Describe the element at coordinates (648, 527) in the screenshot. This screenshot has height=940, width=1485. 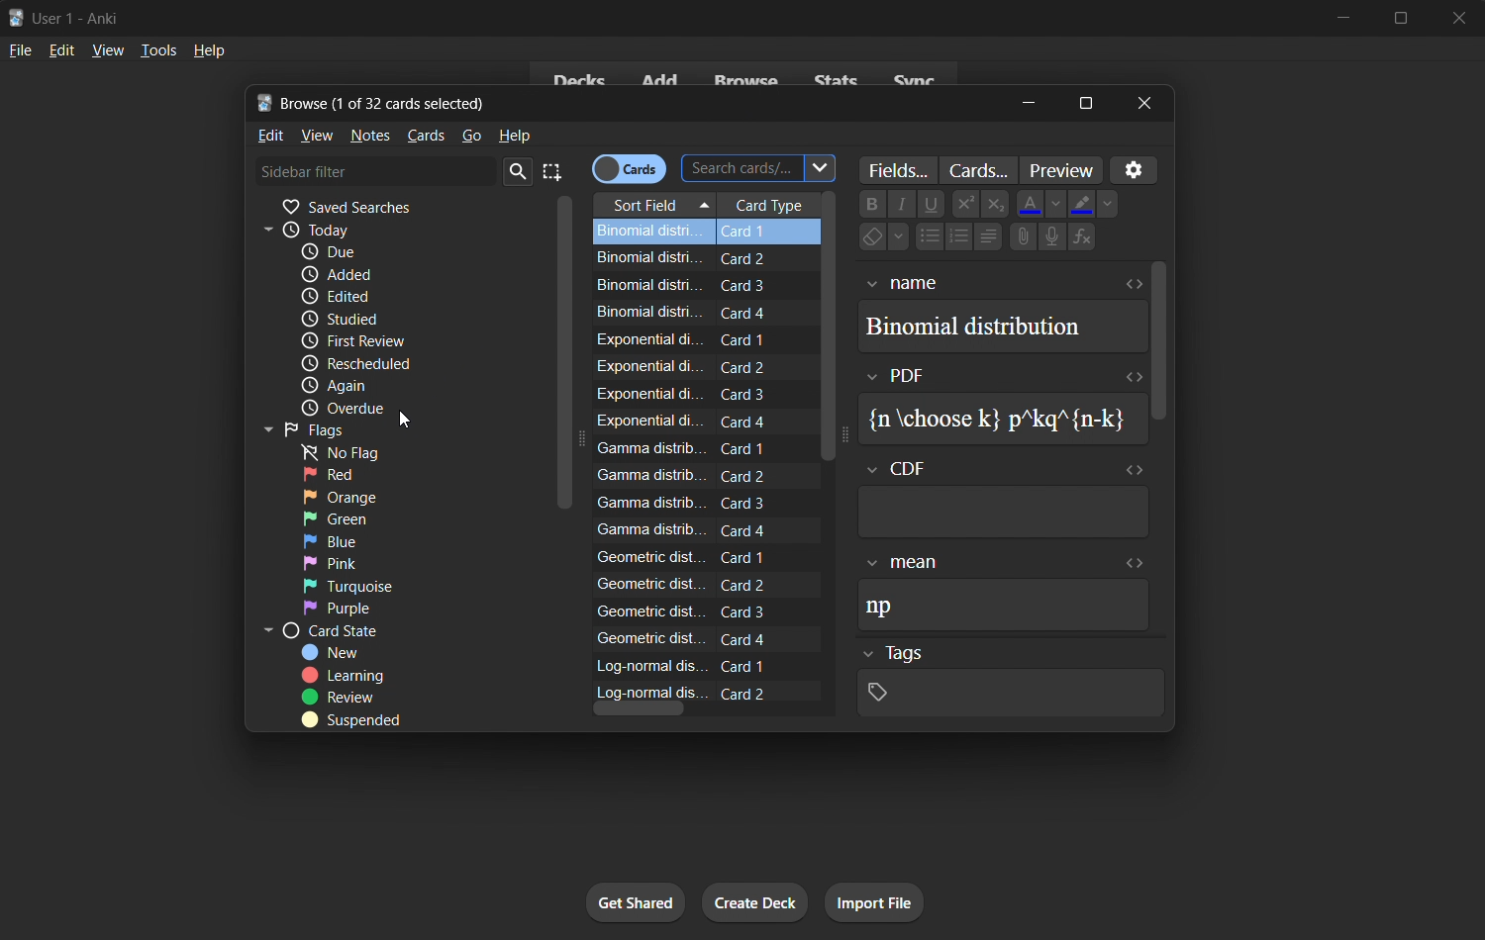
I see `Gamma distrit` at that location.